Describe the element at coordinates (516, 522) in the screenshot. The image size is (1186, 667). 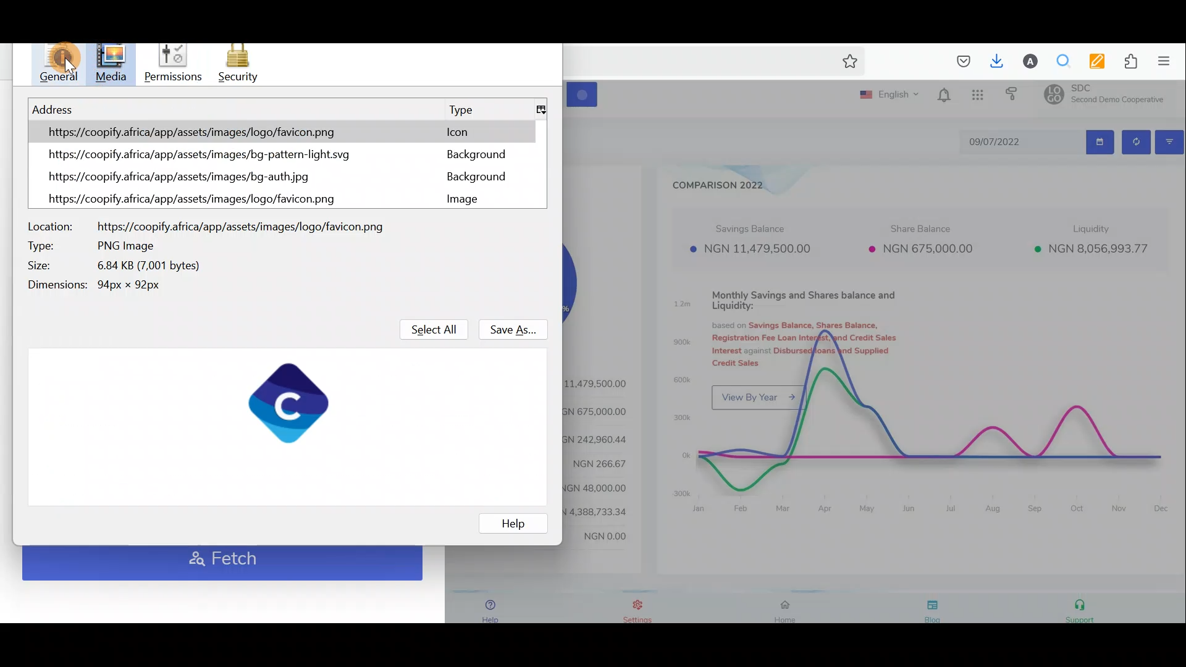
I see `Help` at that location.